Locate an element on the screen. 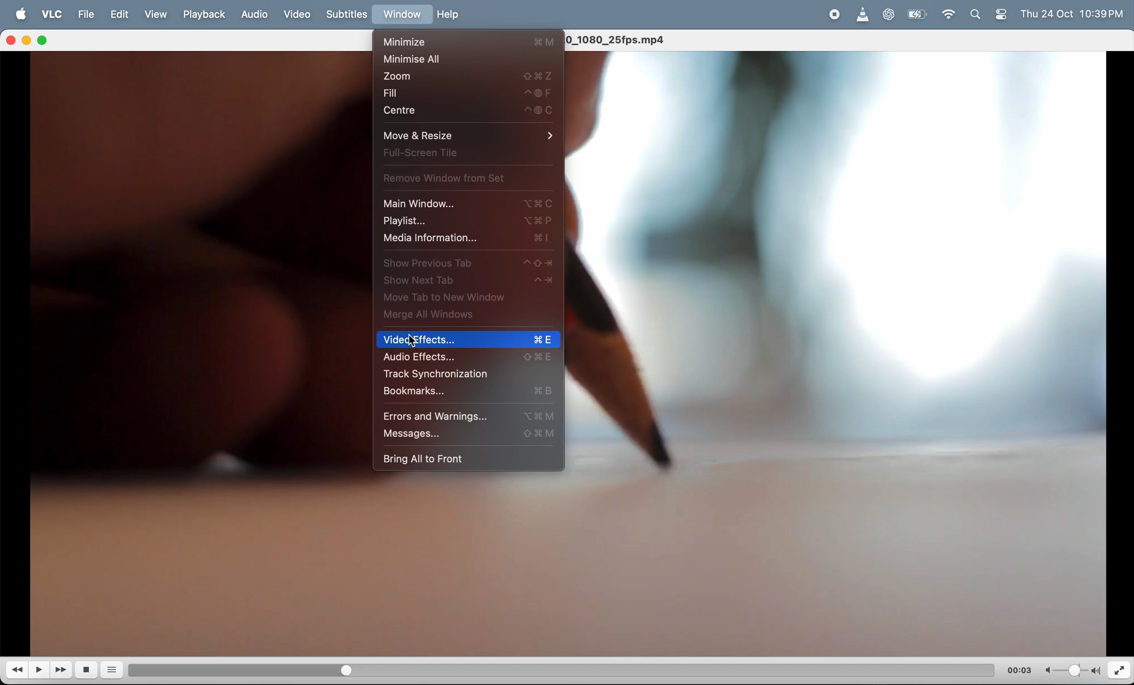 The image size is (1134, 685). video effects is located at coordinates (469, 341).